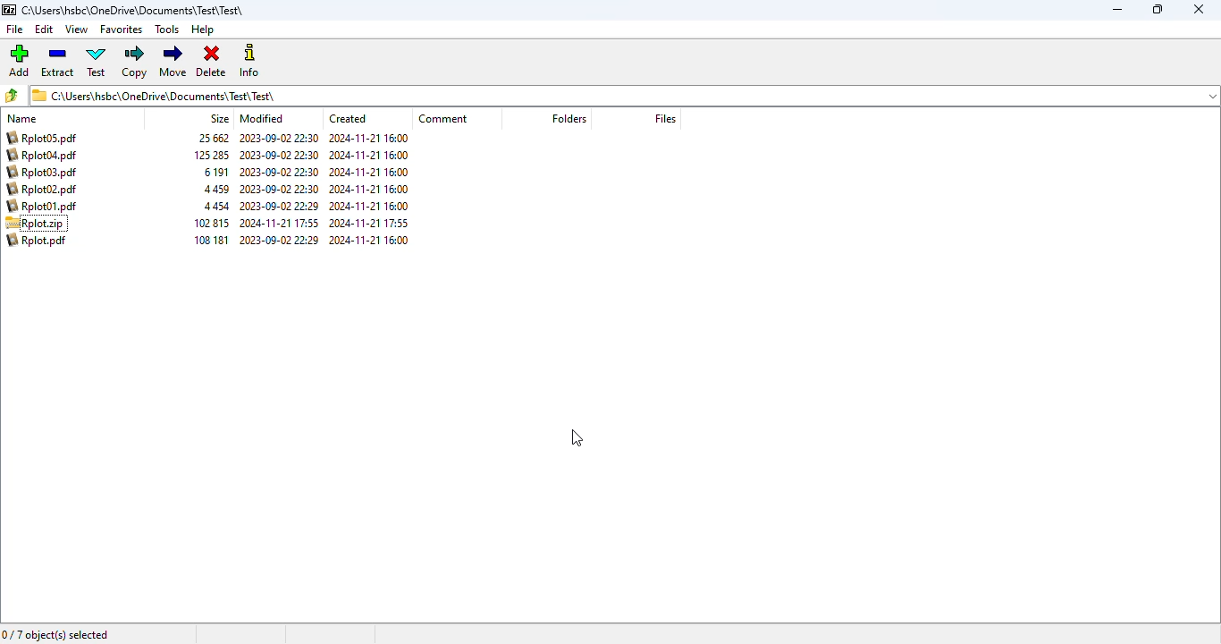  What do you see at coordinates (568, 118) in the screenshot?
I see `folders` at bounding box center [568, 118].